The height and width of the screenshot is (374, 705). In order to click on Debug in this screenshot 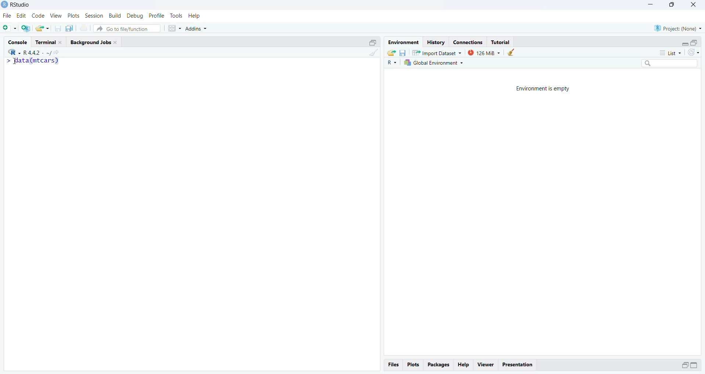, I will do `click(135, 16)`.